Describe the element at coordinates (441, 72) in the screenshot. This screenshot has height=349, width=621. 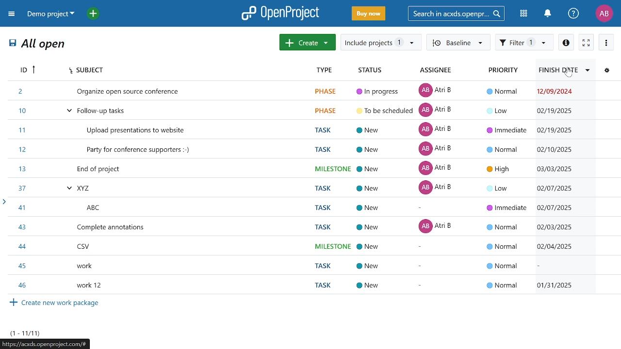
I see `assignee` at that location.